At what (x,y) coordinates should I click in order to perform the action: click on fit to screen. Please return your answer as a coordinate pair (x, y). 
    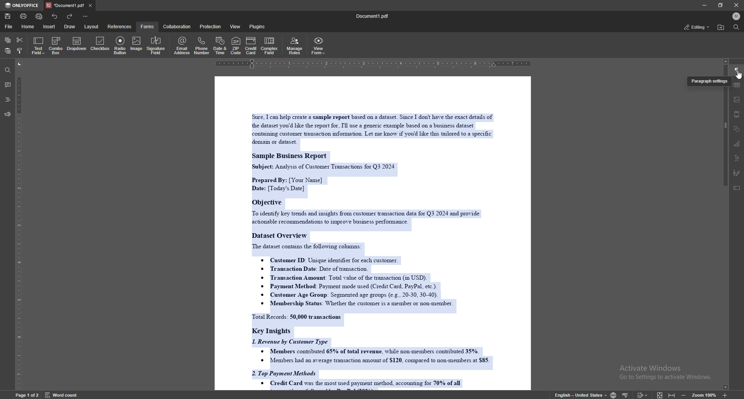
    Looking at the image, I should click on (660, 394).